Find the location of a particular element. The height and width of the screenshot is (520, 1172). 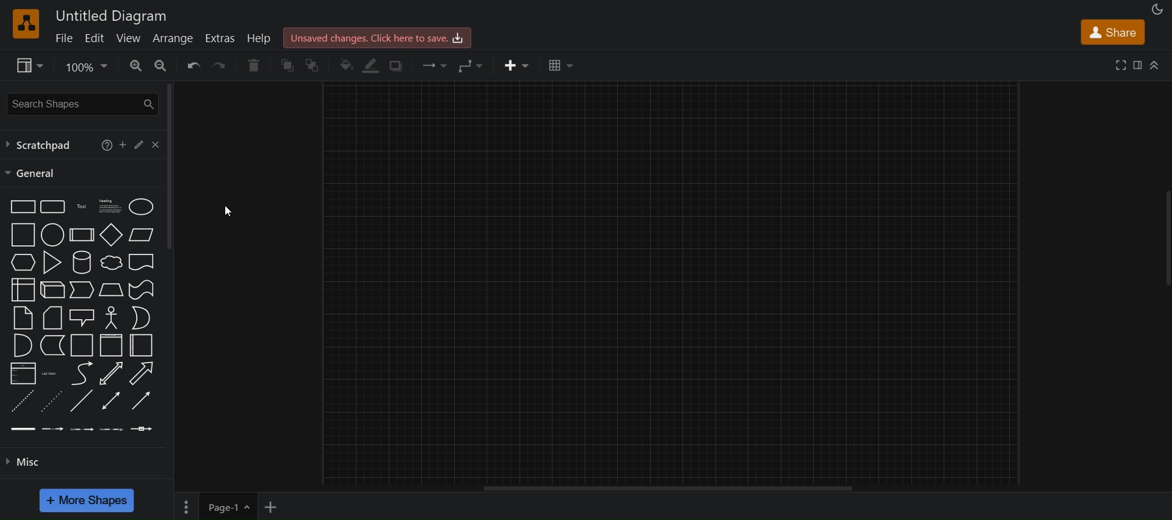

share is located at coordinates (1113, 31).